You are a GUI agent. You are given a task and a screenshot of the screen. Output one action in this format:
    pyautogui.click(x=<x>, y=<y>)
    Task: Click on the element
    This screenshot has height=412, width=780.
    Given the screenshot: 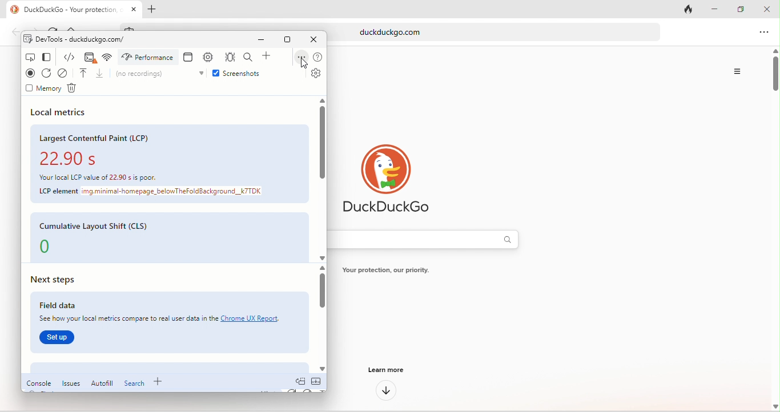 What is the action you would take?
    pyautogui.click(x=69, y=55)
    